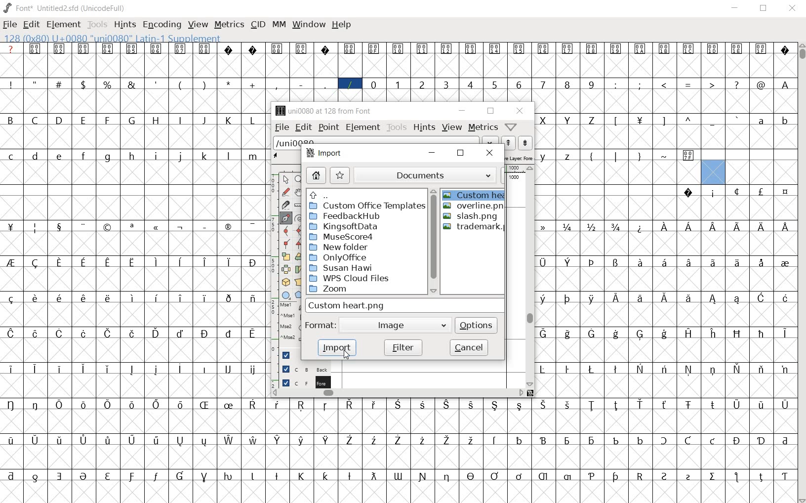 The width and height of the screenshot is (806, 503). I want to click on glyph, so click(398, 84).